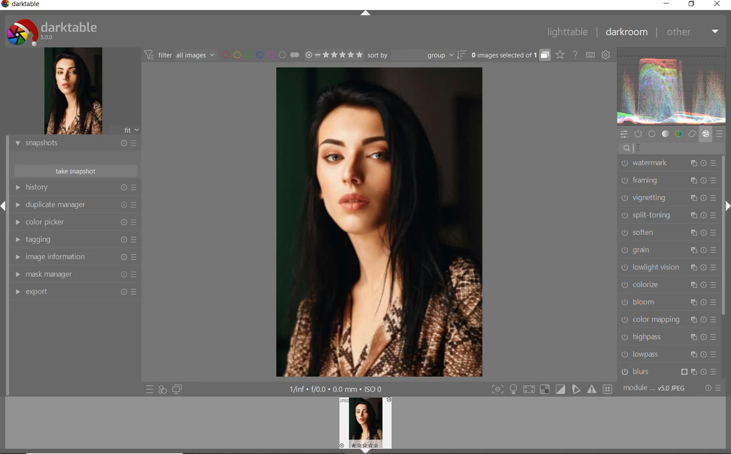  Describe the element at coordinates (669, 354) in the screenshot. I see `lowpass` at that location.